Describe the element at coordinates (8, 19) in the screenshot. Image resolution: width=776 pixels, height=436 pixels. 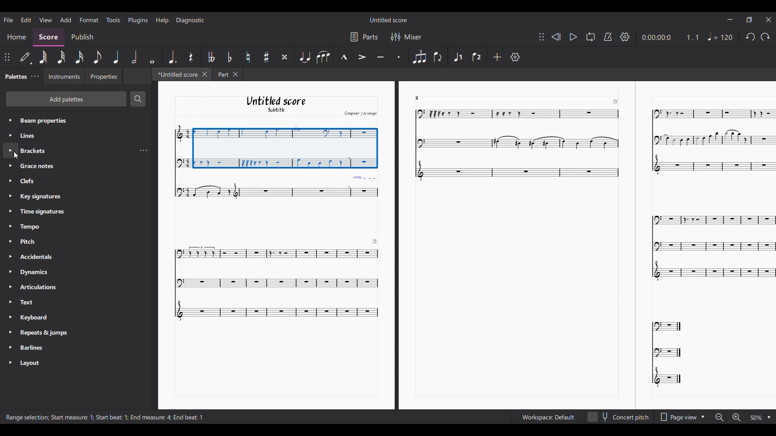
I see `File` at that location.